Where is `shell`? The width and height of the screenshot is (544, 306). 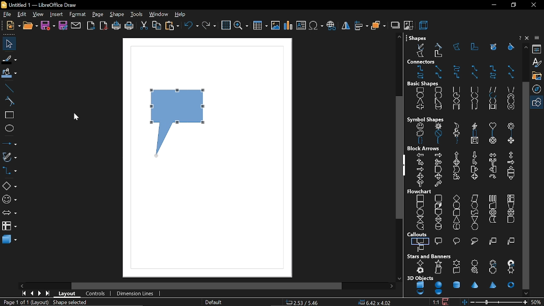
shell is located at coordinates (421, 292).